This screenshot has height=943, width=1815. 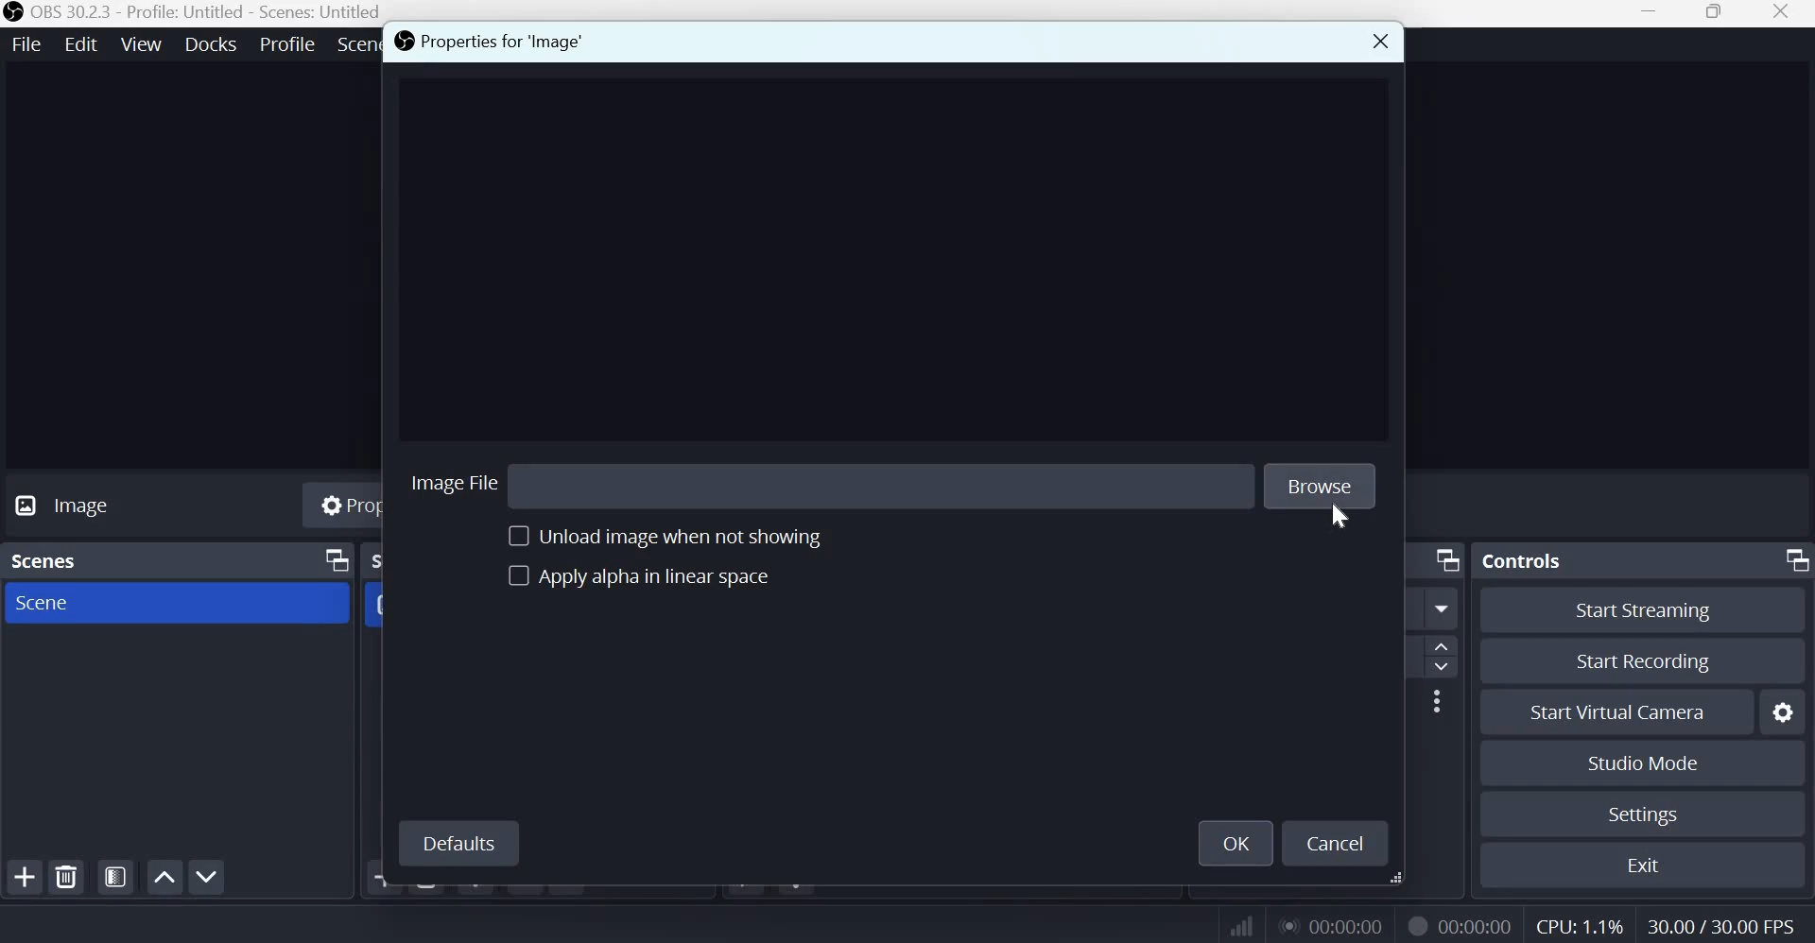 What do you see at coordinates (1318, 483) in the screenshot?
I see `Browse` at bounding box center [1318, 483].